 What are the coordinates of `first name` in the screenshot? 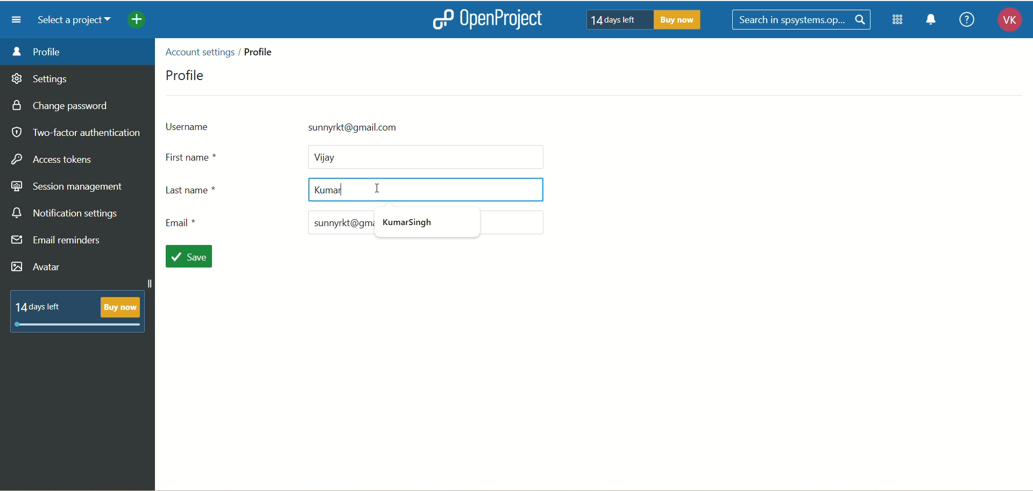 It's located at (358, 156).